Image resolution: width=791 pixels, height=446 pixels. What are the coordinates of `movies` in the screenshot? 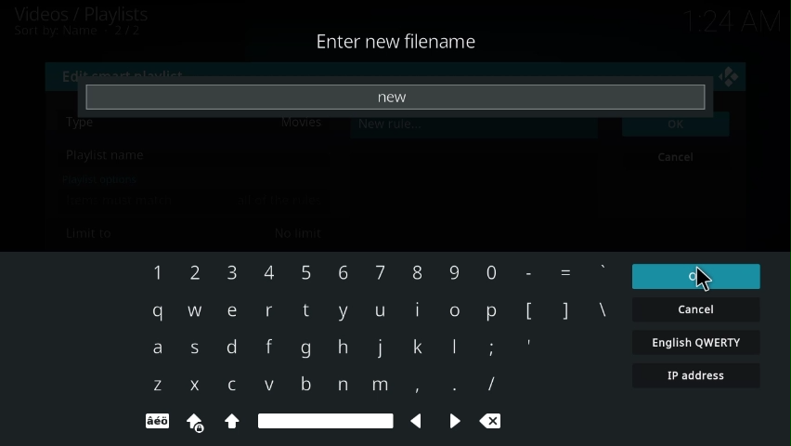 It's located at (302, 122).